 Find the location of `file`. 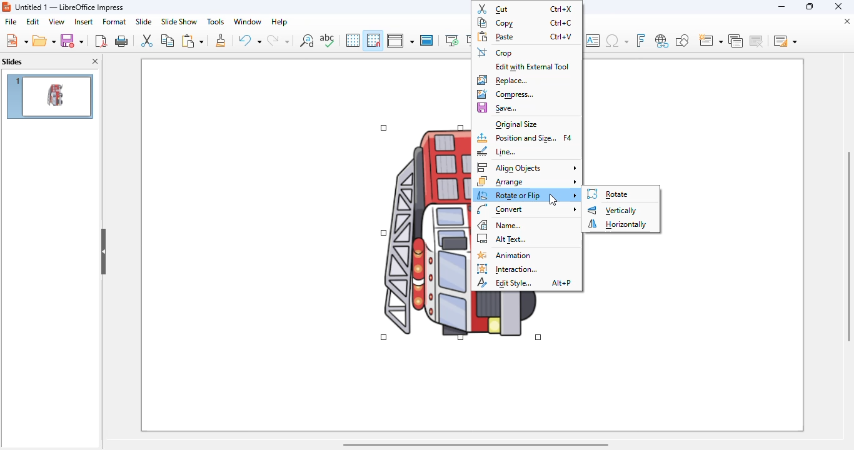

file is located at coordinates (11, 21).